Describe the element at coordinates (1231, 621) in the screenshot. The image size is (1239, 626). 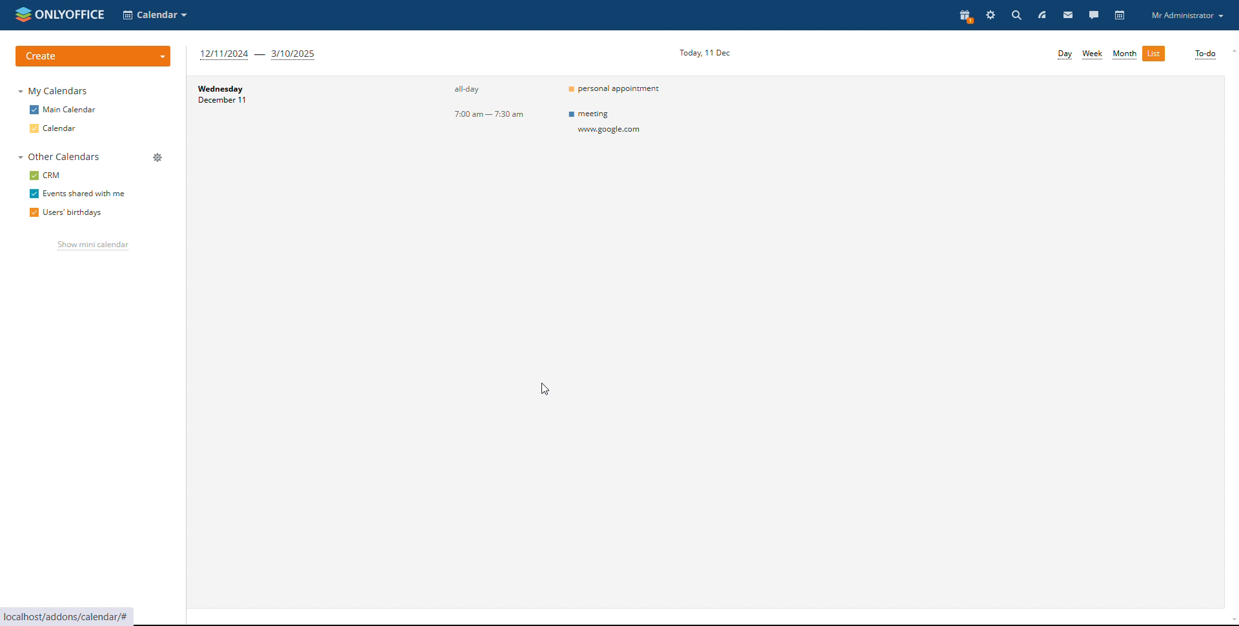
I see `scroll down` at that location.